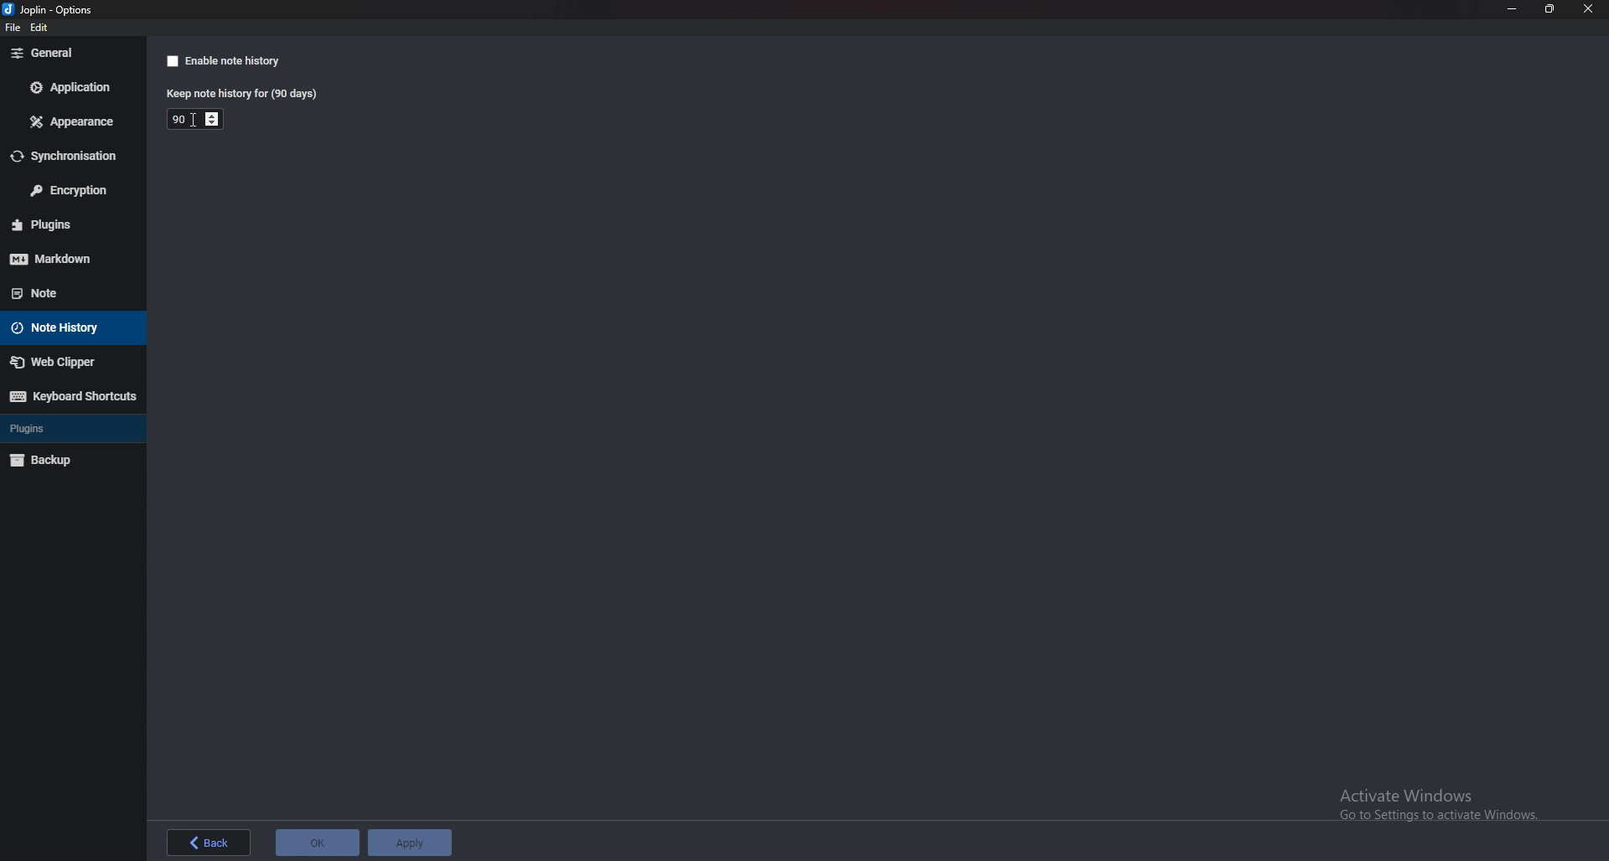  Describe the element at coordinates (71, 86) in the screenshot. I see `Application` at that location.